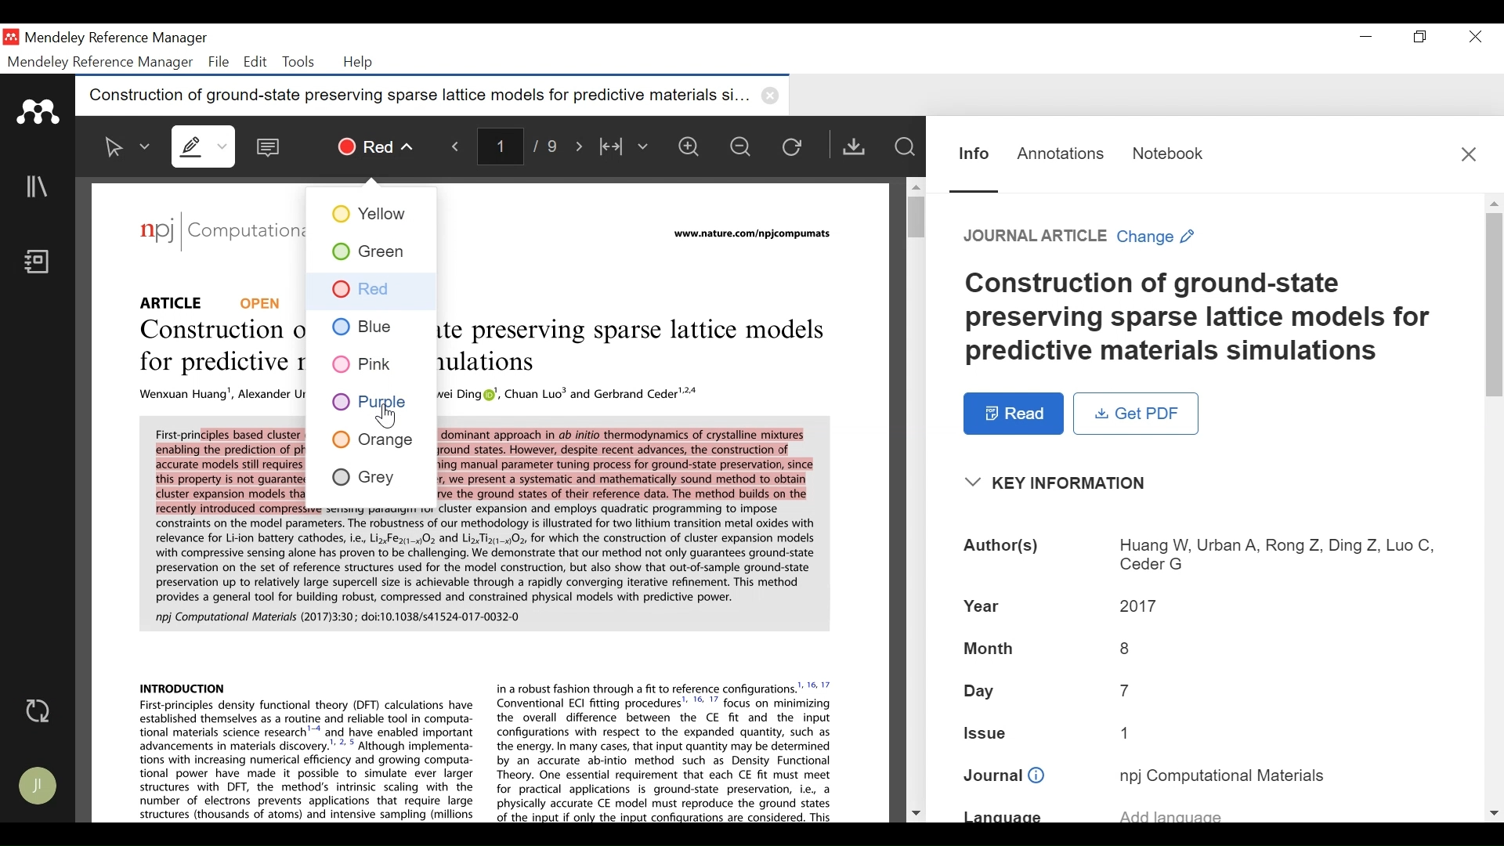 The image size is (1504, 846). What do you see at coordinates (1467, 154) in the screenshot?
I see `Close` at bounding box center [1467, 154].